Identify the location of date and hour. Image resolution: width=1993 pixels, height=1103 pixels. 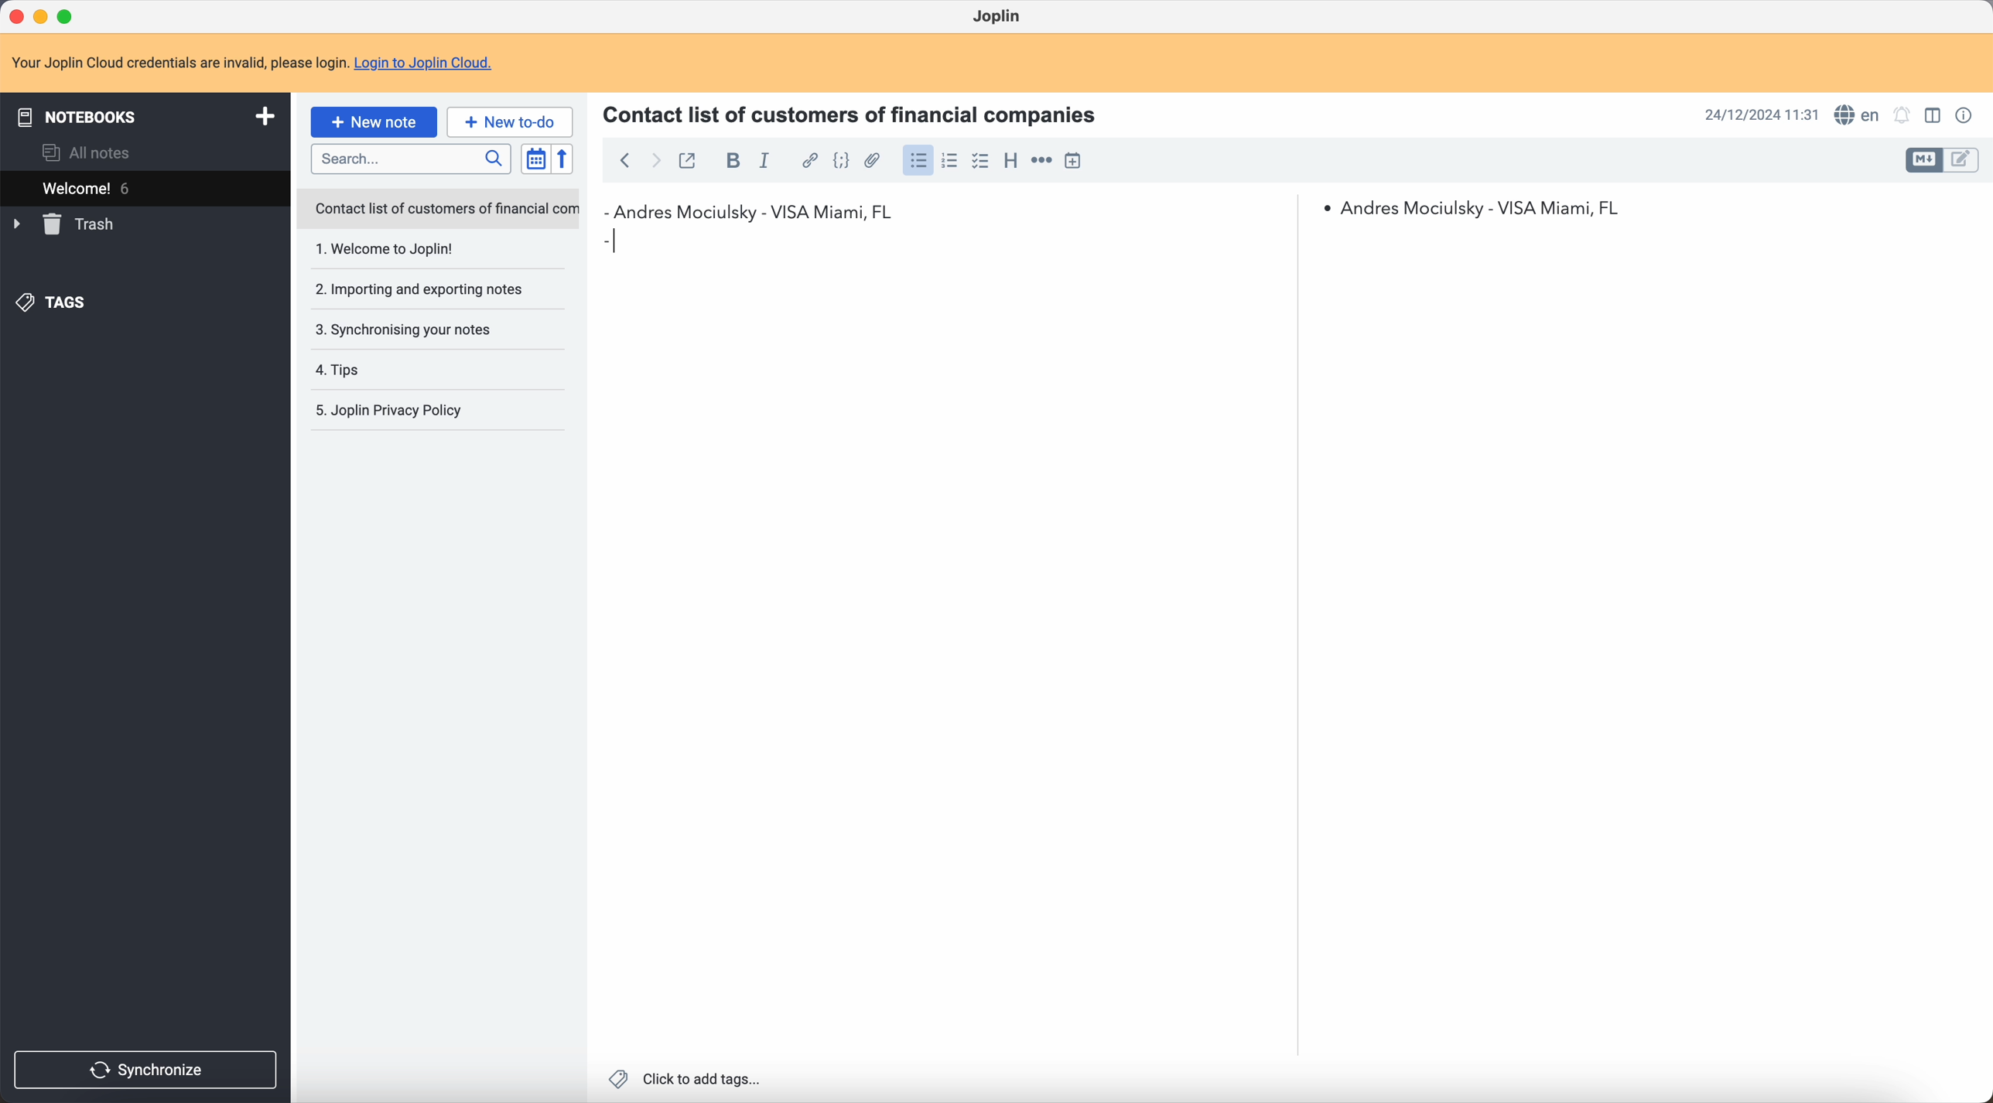
(1760, 114).